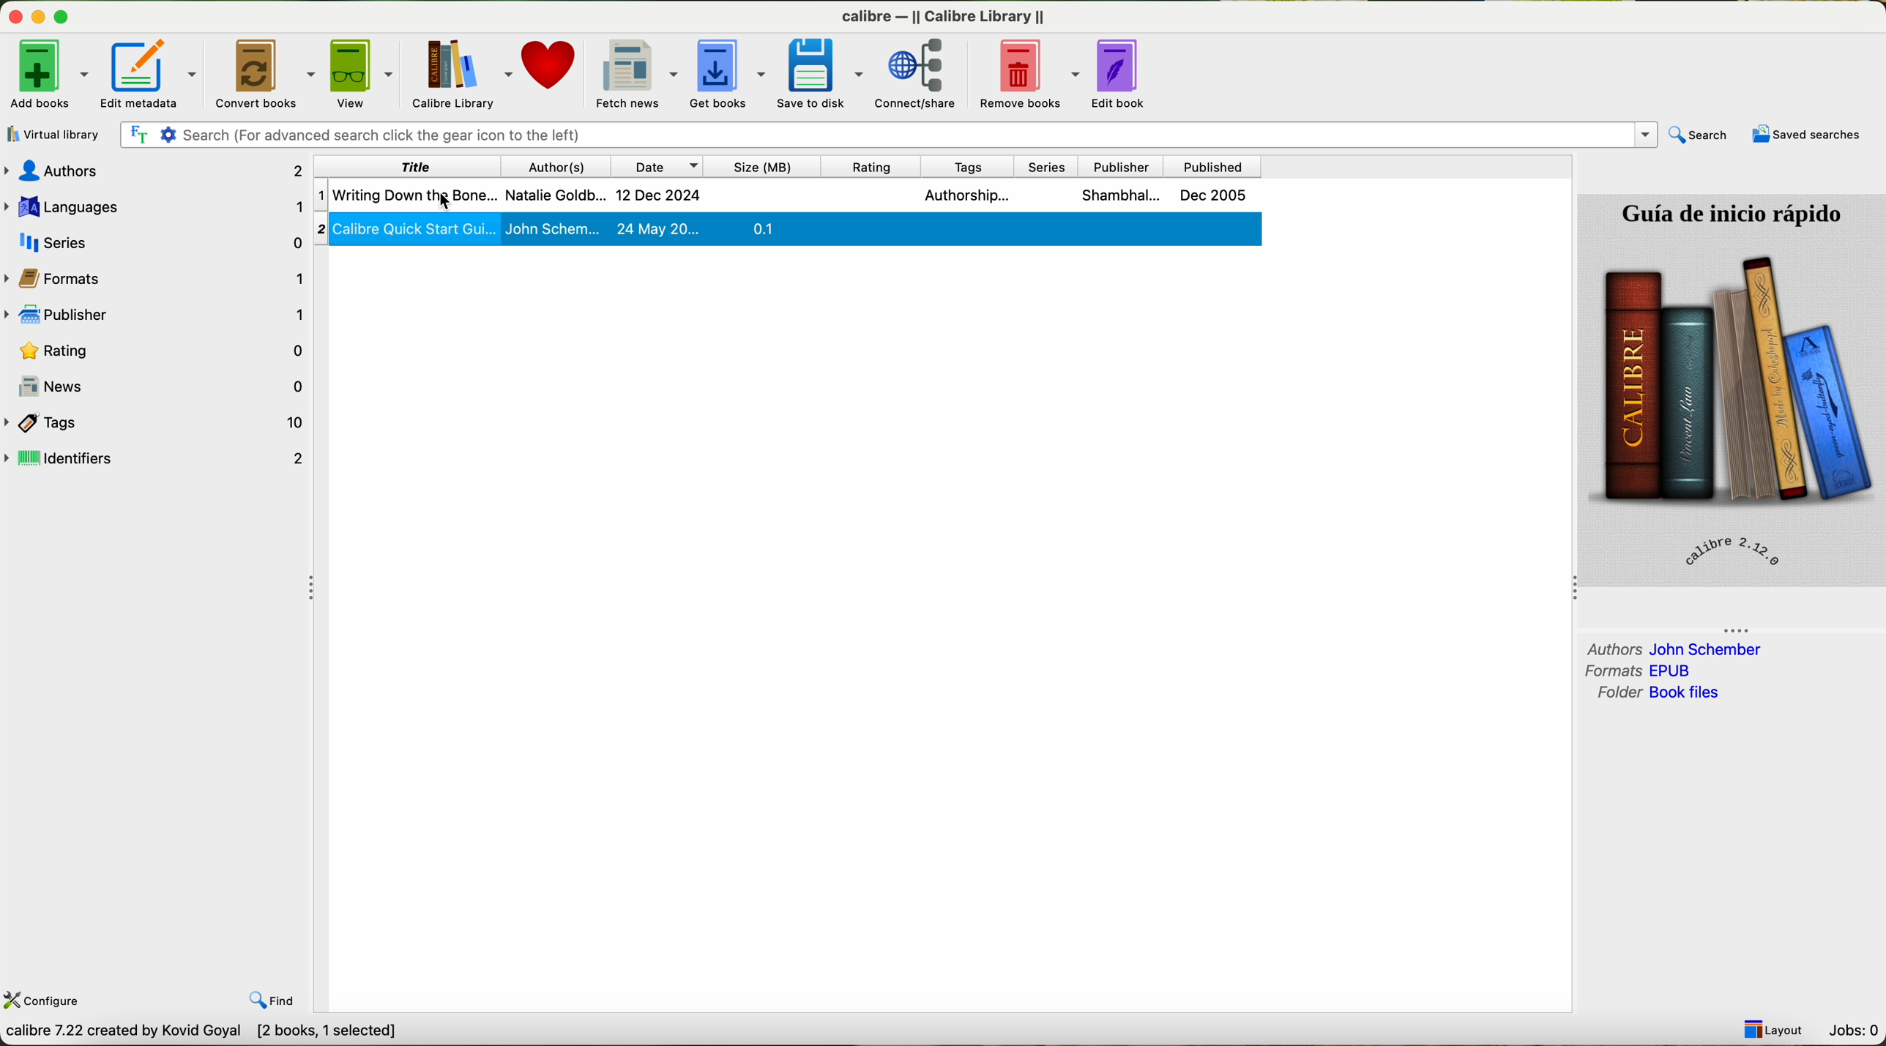  I want to click on folder, so click(1657, 694).